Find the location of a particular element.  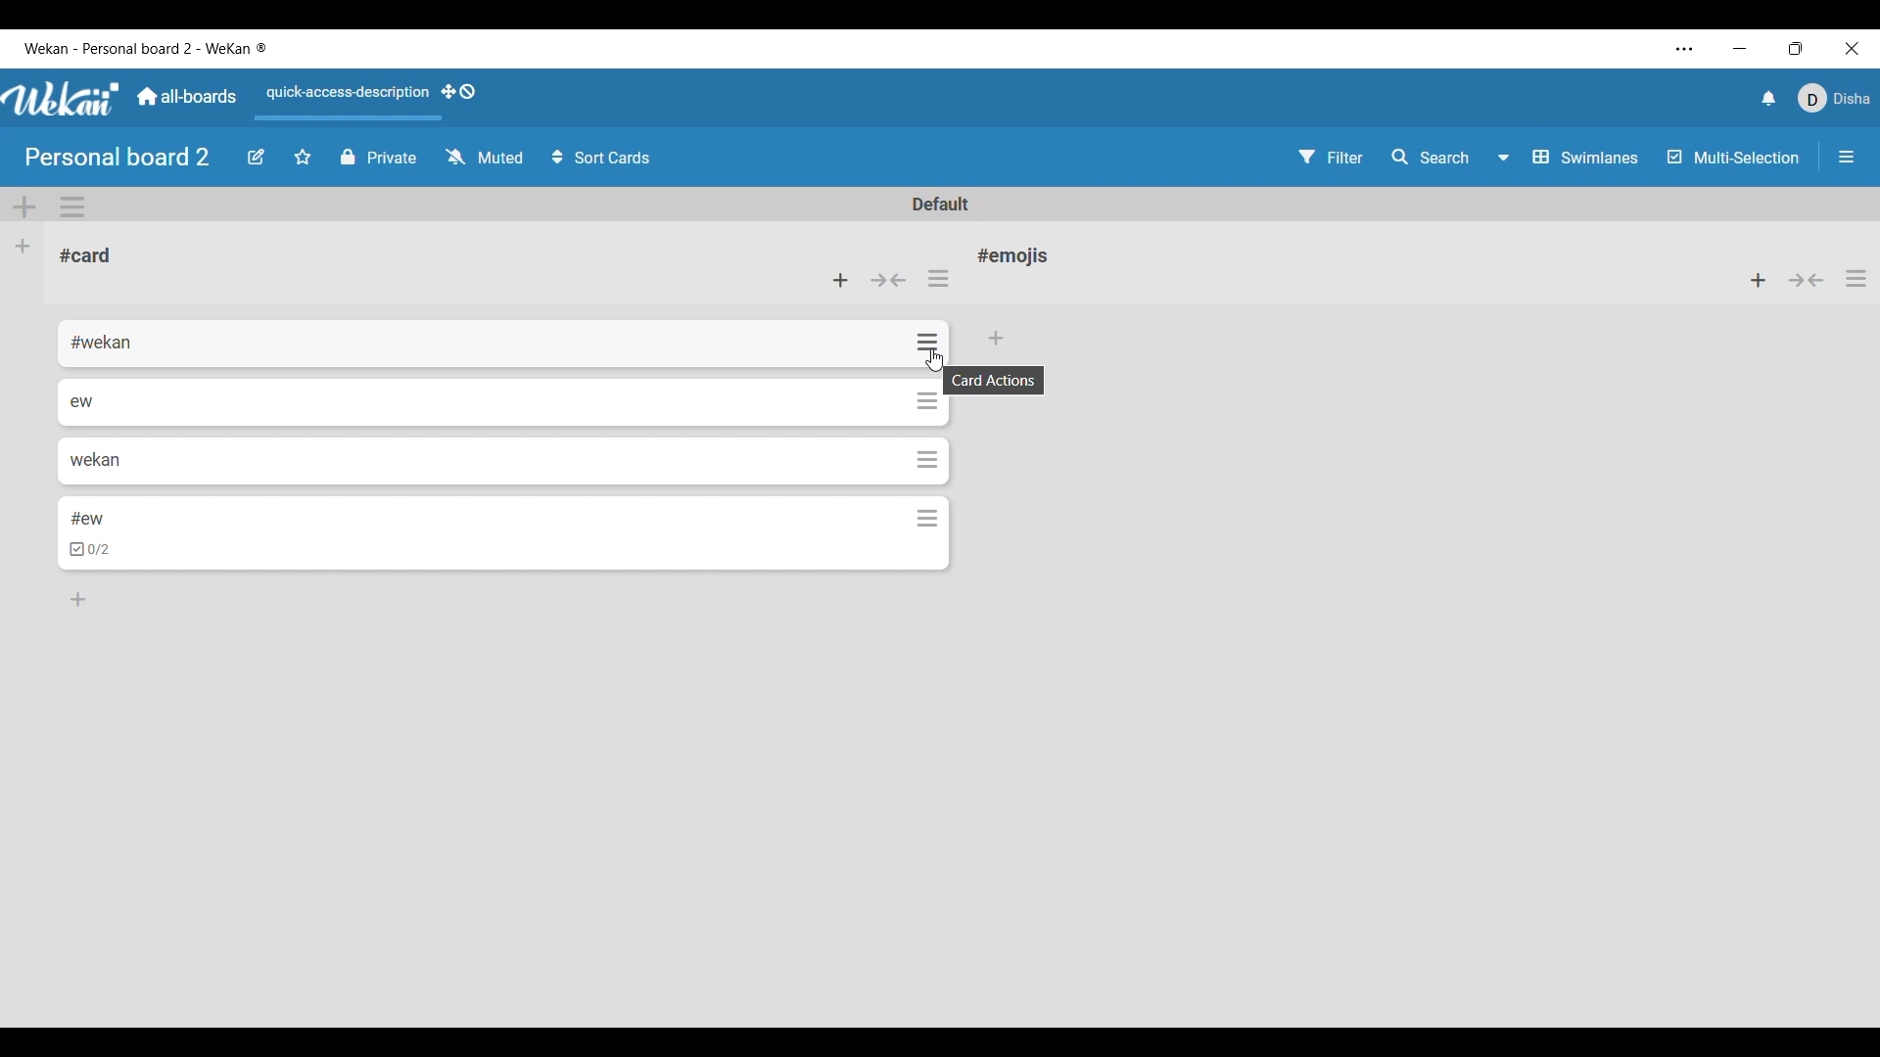

Swimlanes and other board view options is located at coordinates (1566, 157).